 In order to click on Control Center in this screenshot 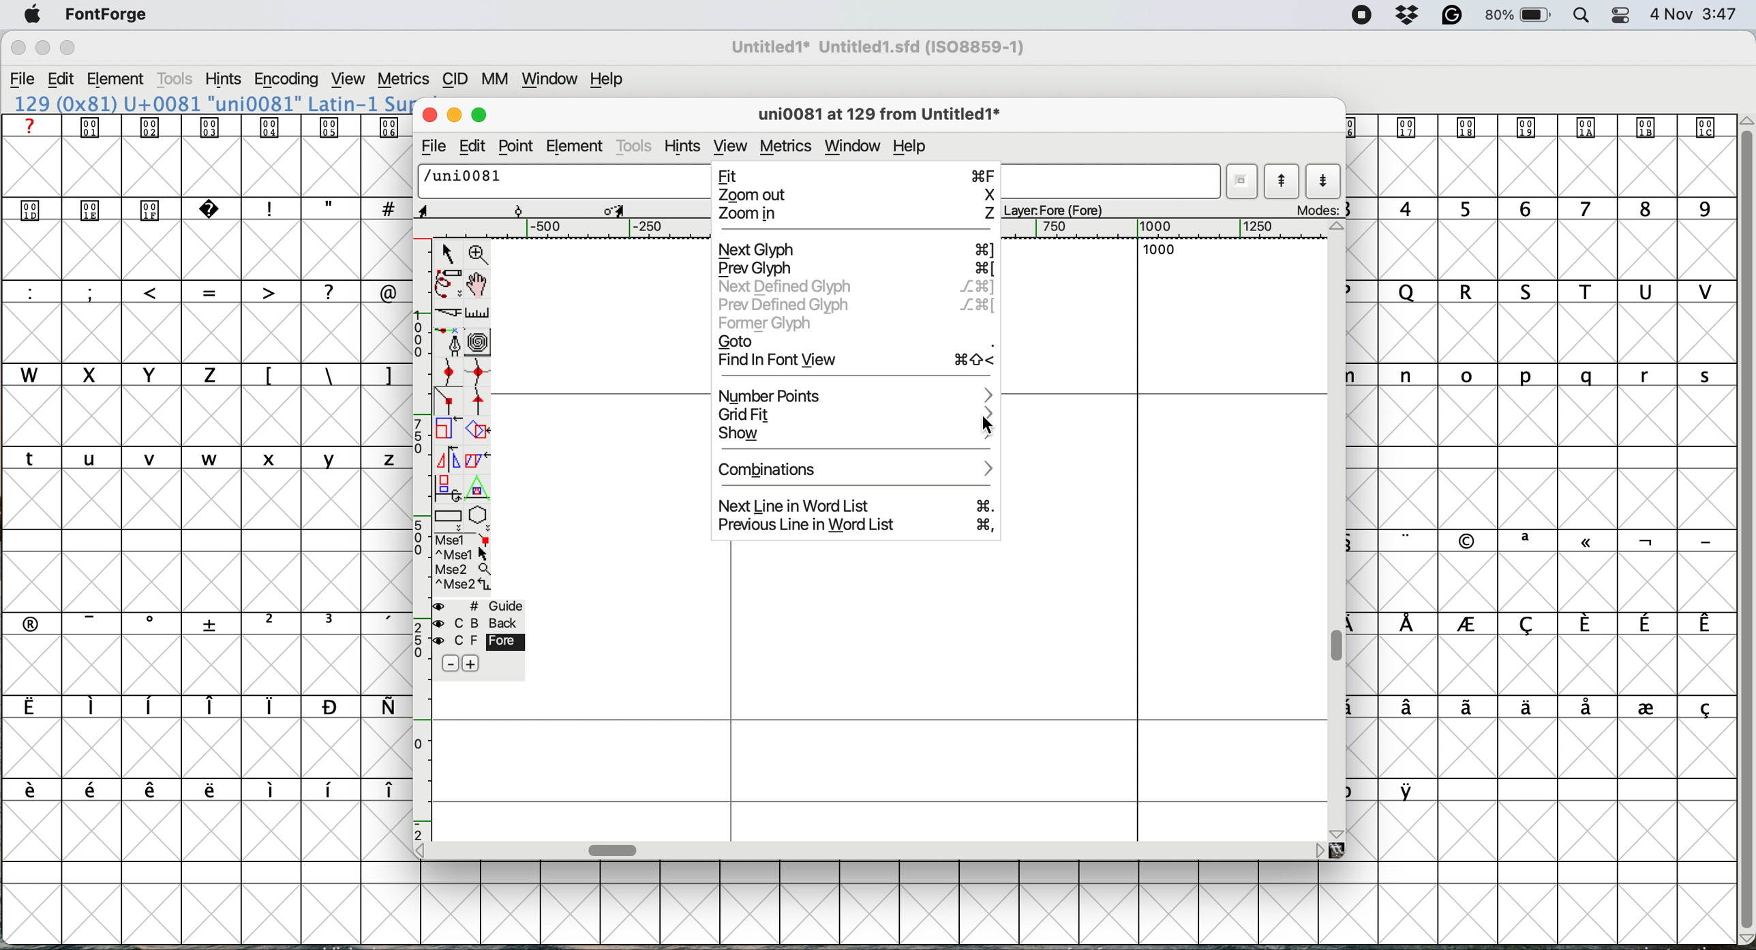, I will do `click(1620, 16)`.